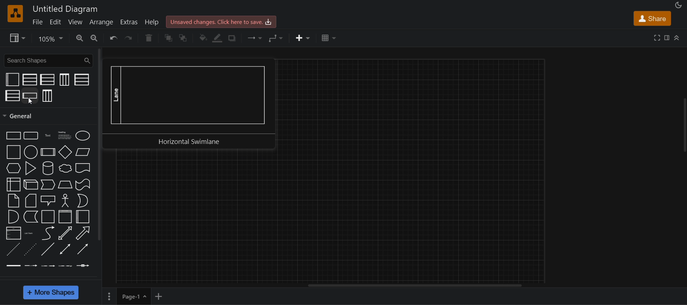 The image size is (687, 305). Describe the element at coordinates (55, 22) in the screenshot. I see `edit` at that location.